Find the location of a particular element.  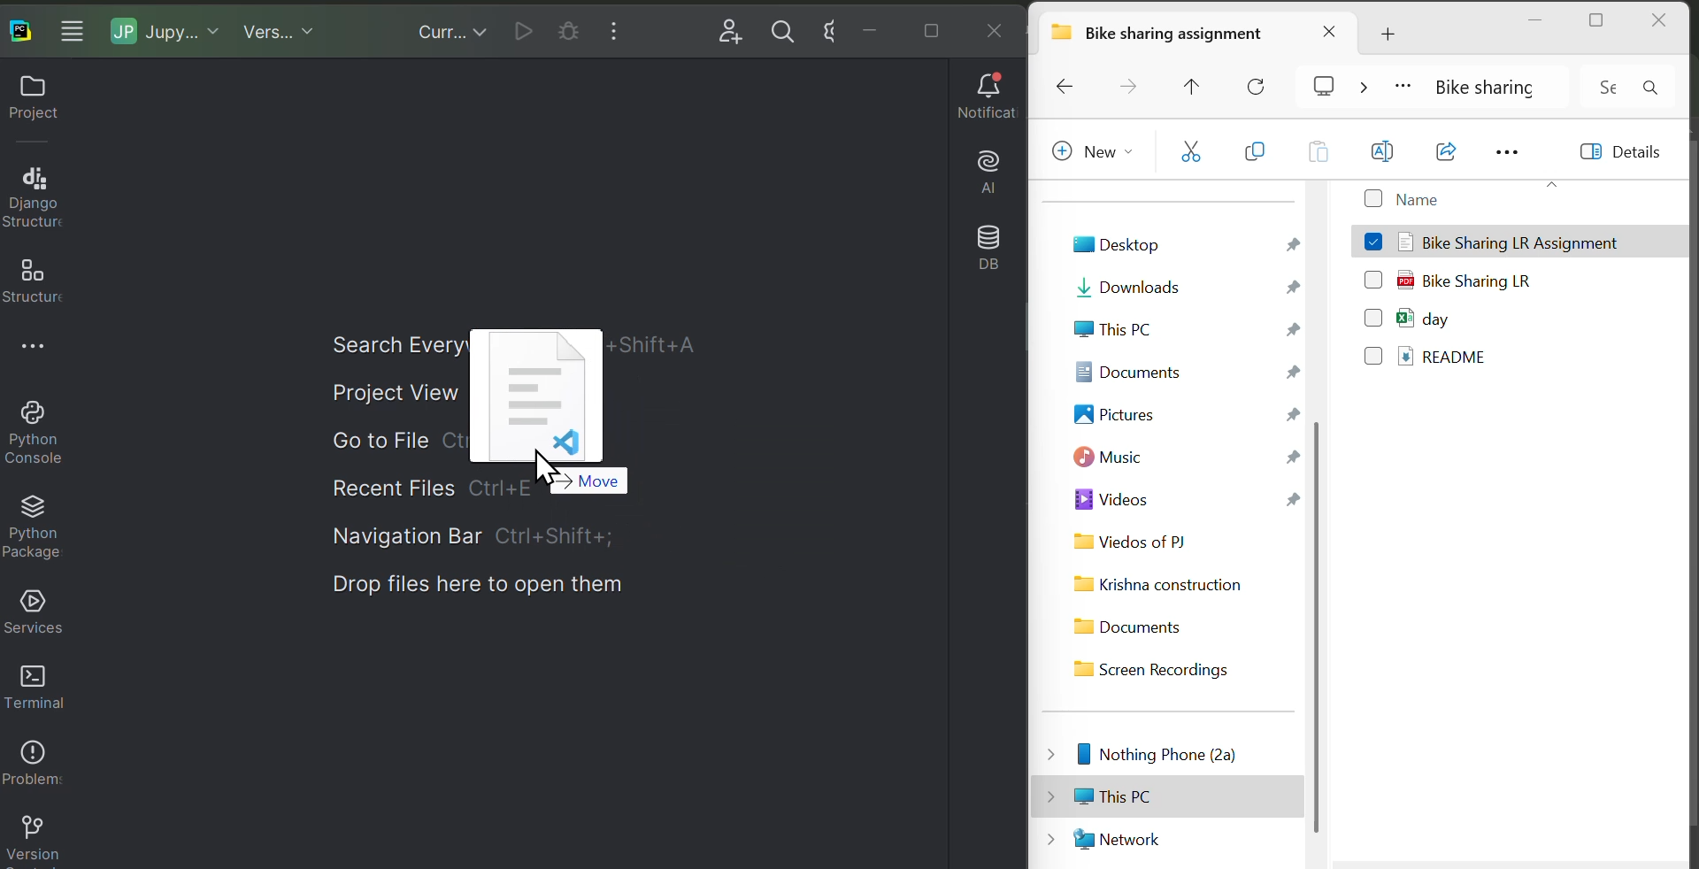

Python console is located at coordinates (32, 435).